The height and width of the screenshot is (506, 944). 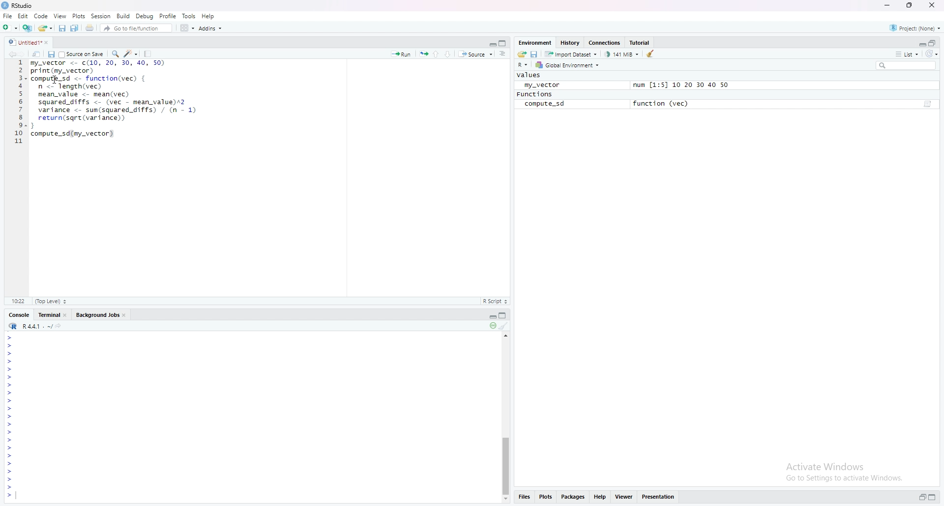 I want to click on New Project, so click(x=10, y=27).